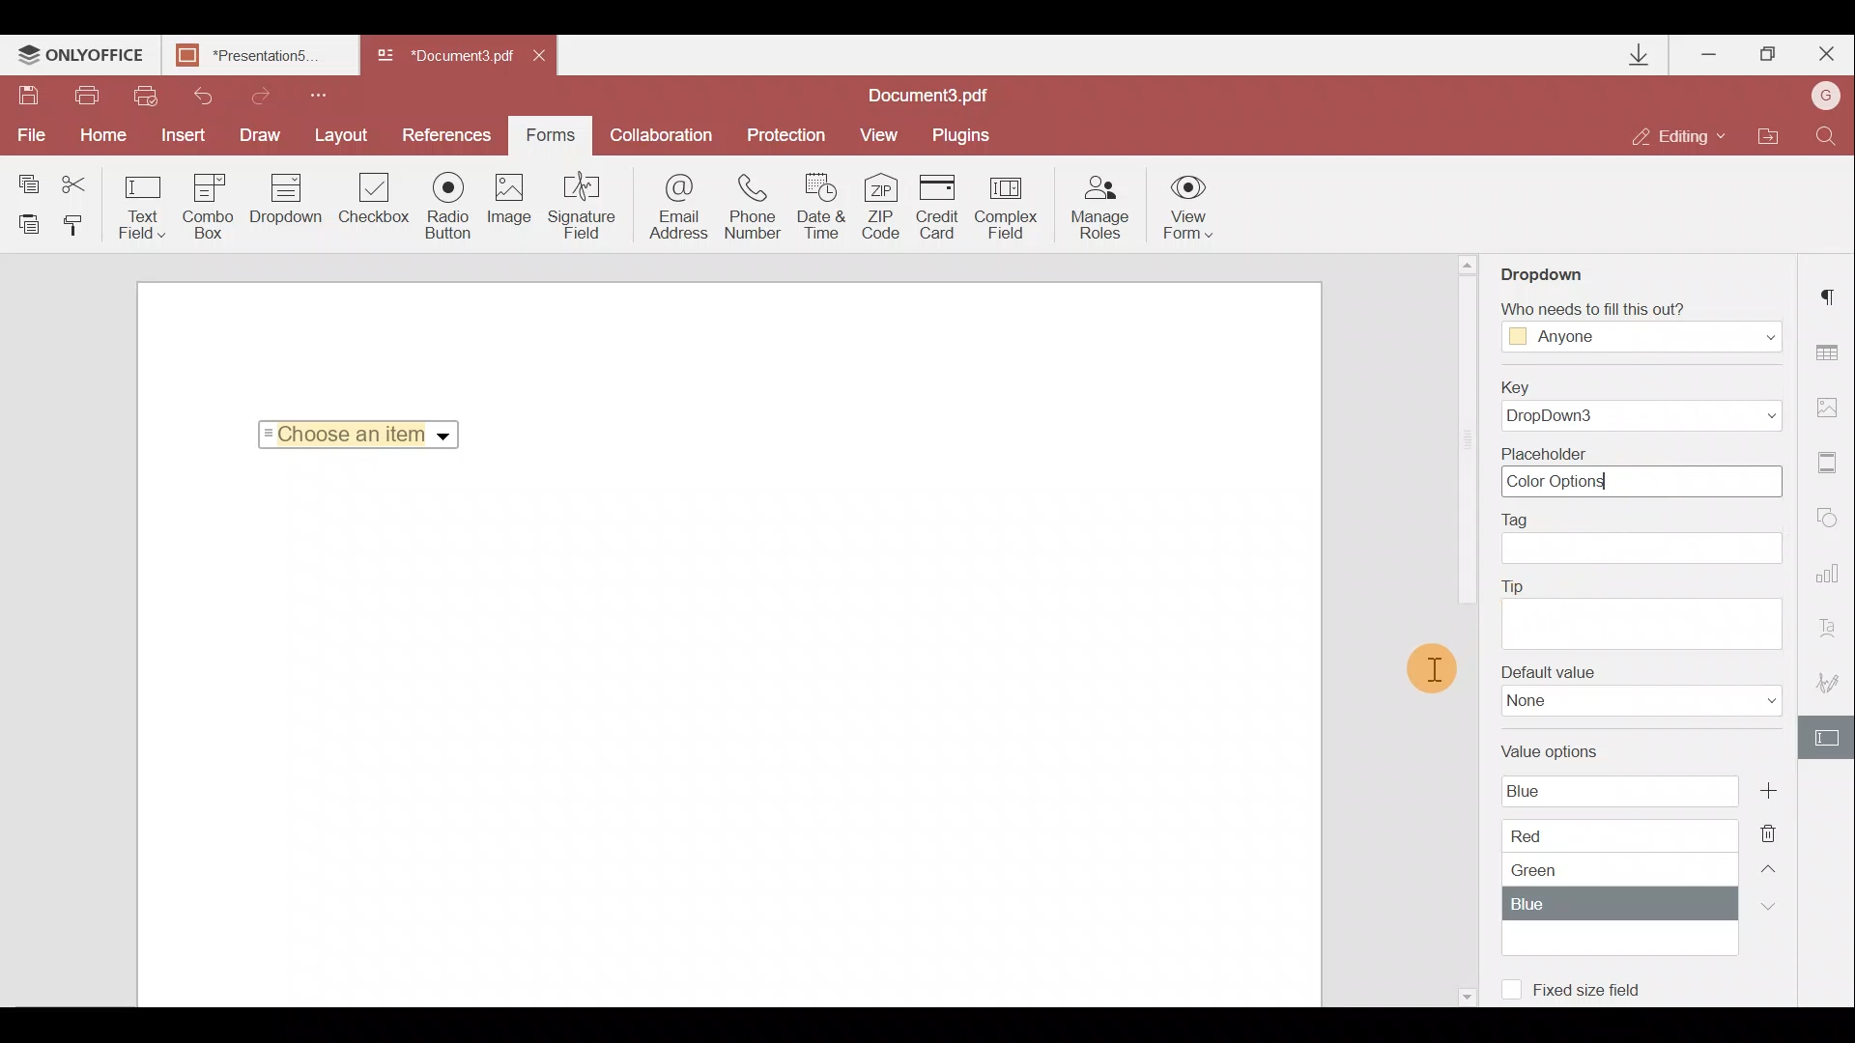 This screenshot has width=1855, height=1043. I want to click on Open file location, so click(1770, 135).